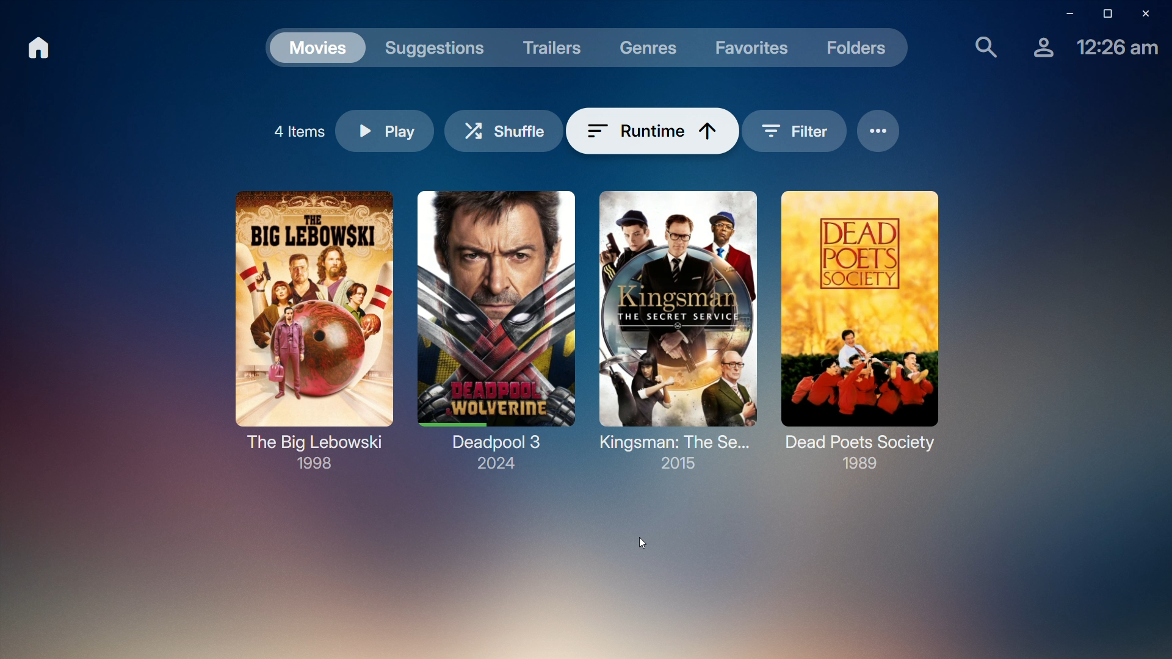 Image resolution: width=1172 pixels, height=659 pixels. Describe the element at coordinates (1063, 14) in the screenshot. I see `Minimize` at that location.